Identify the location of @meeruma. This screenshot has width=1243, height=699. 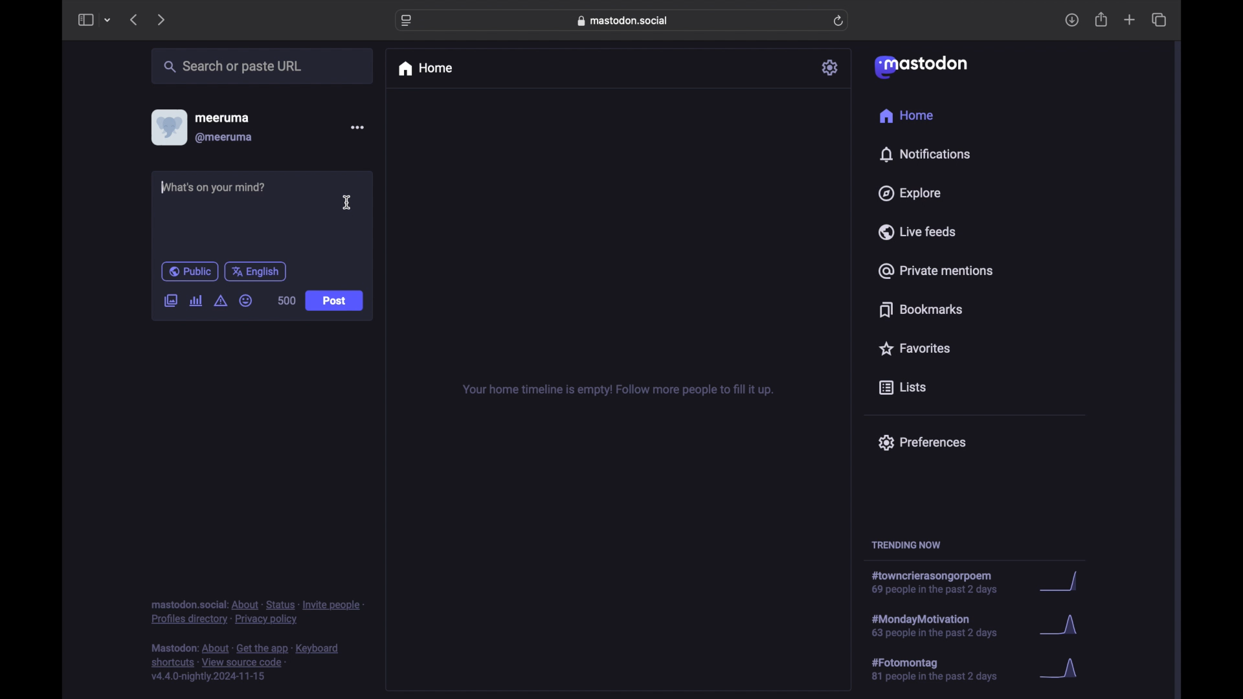
(224, 138).